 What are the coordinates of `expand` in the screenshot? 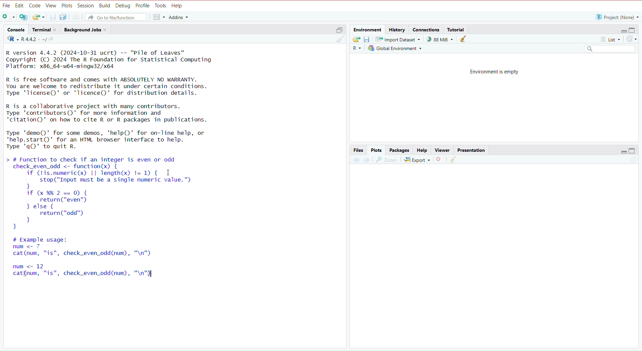 It's located at (623, 151).